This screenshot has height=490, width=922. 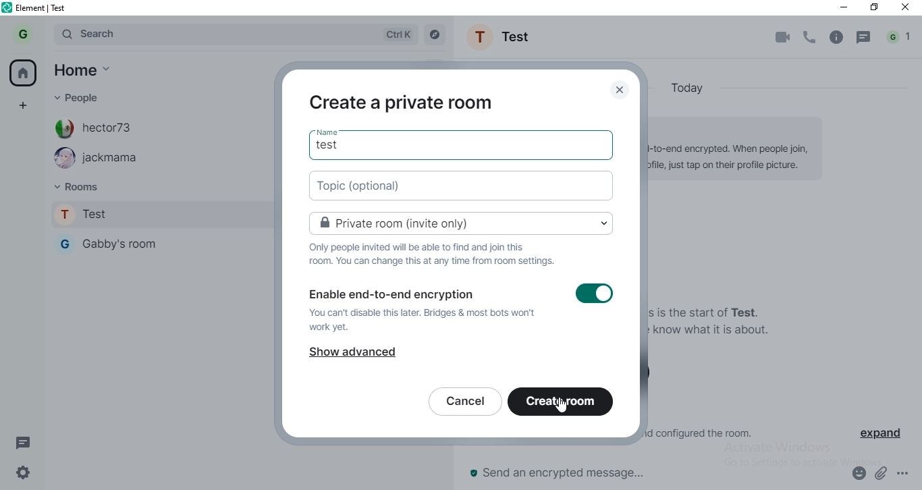 I want to click on cancel, so click(x=463, y=402).